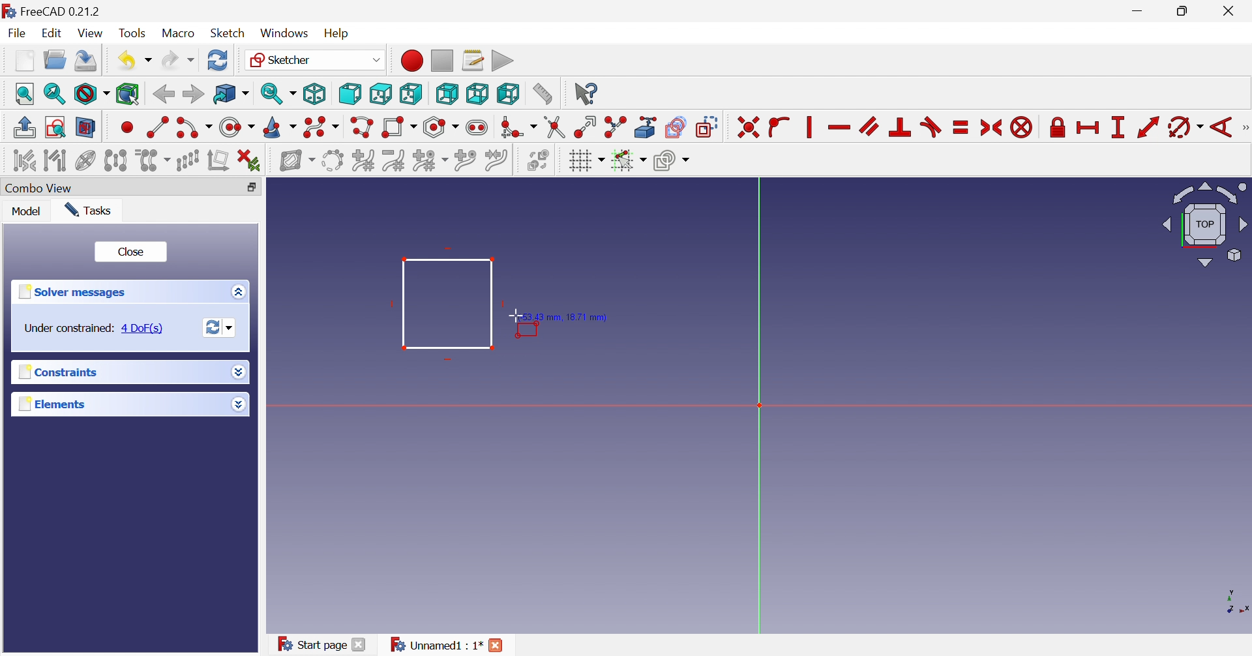 This screenshot has height=656, width=1252. Describe the element at coordinates (25, 93) in the screenshot. I see `Fit all` at that location.